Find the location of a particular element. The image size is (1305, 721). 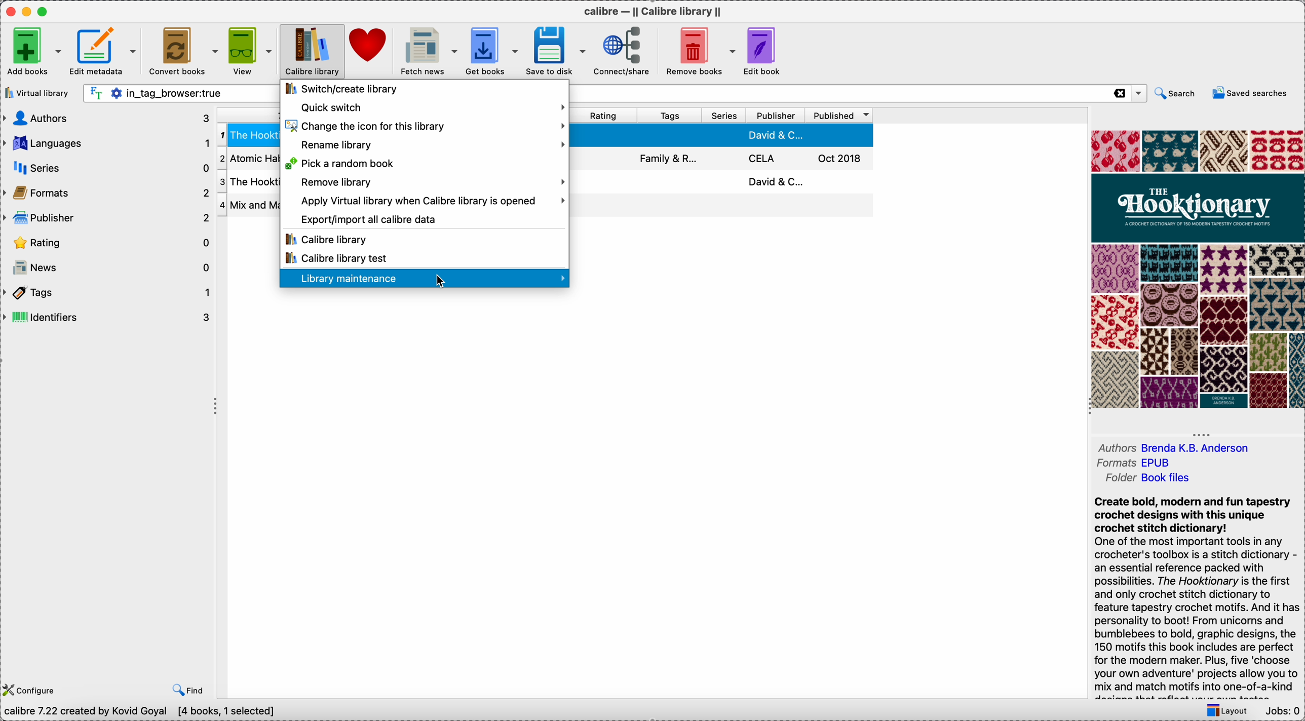

find is located at coordinates (185, 691).